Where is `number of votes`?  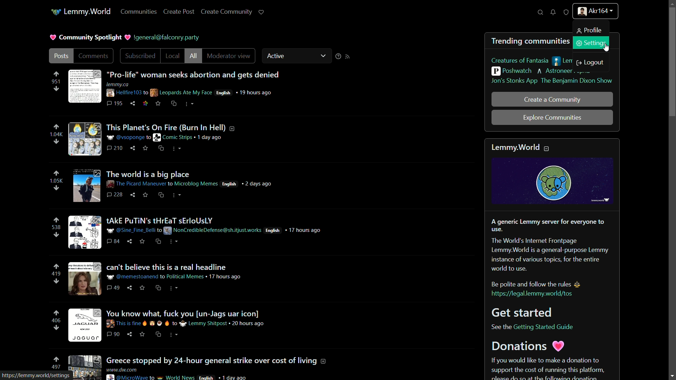 number of votes is located at coordinates (56, 274).